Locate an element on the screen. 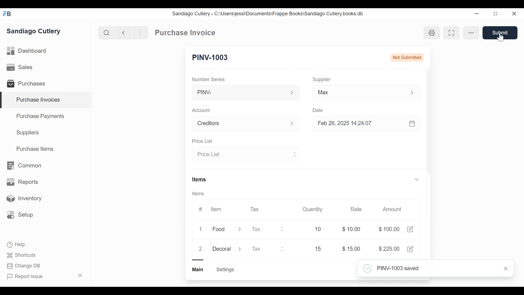 This screenshot has height=295, width=524. $225.00 is located at coordinates (390, 249).